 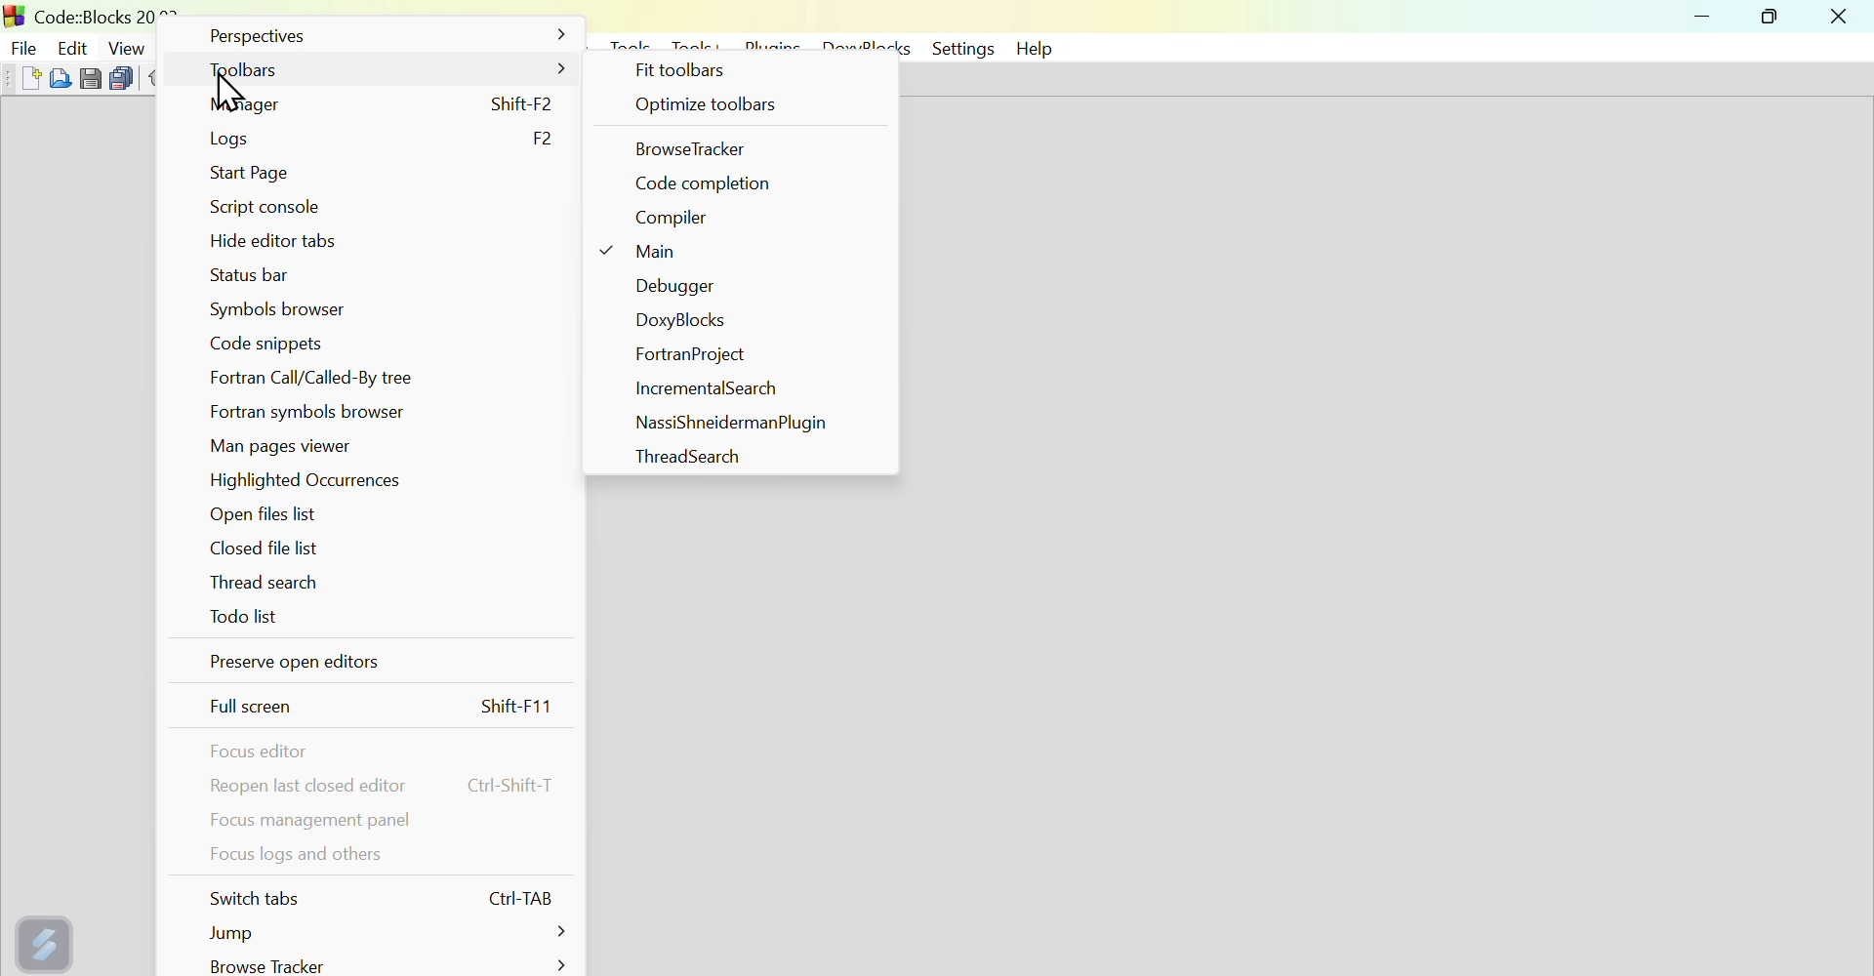 I want to click on Doxyblocks, so click(x=683, y=322).